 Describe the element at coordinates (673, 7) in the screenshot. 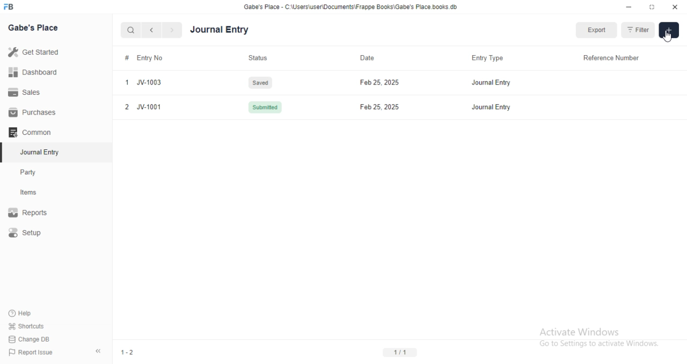

I see `Close` at that location.